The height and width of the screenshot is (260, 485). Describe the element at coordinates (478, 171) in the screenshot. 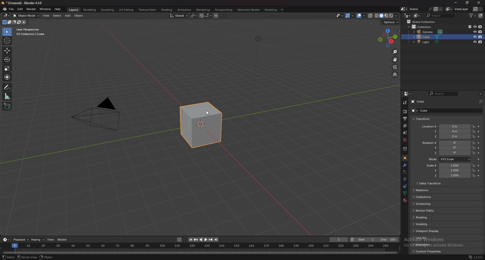

I see `animate property` at that location.